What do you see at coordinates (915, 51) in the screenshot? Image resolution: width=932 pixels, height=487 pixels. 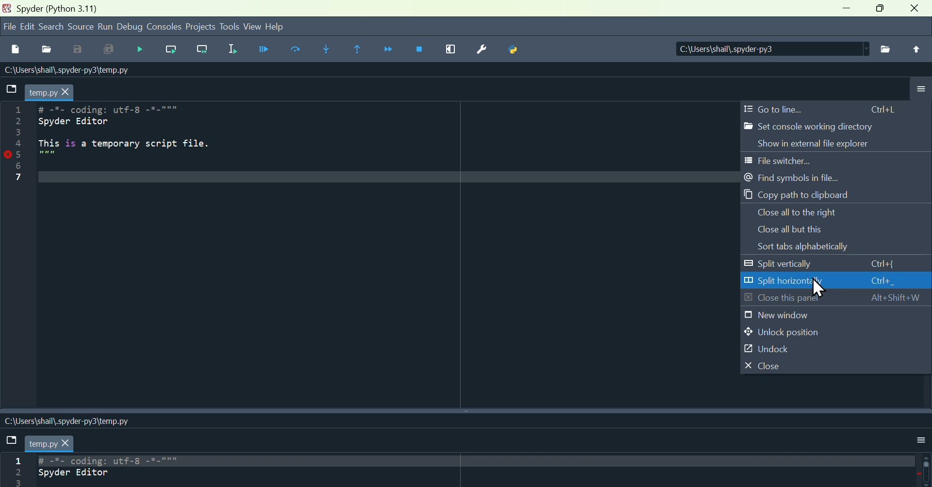 I see `Upload file` at bounding box center [915, 51].